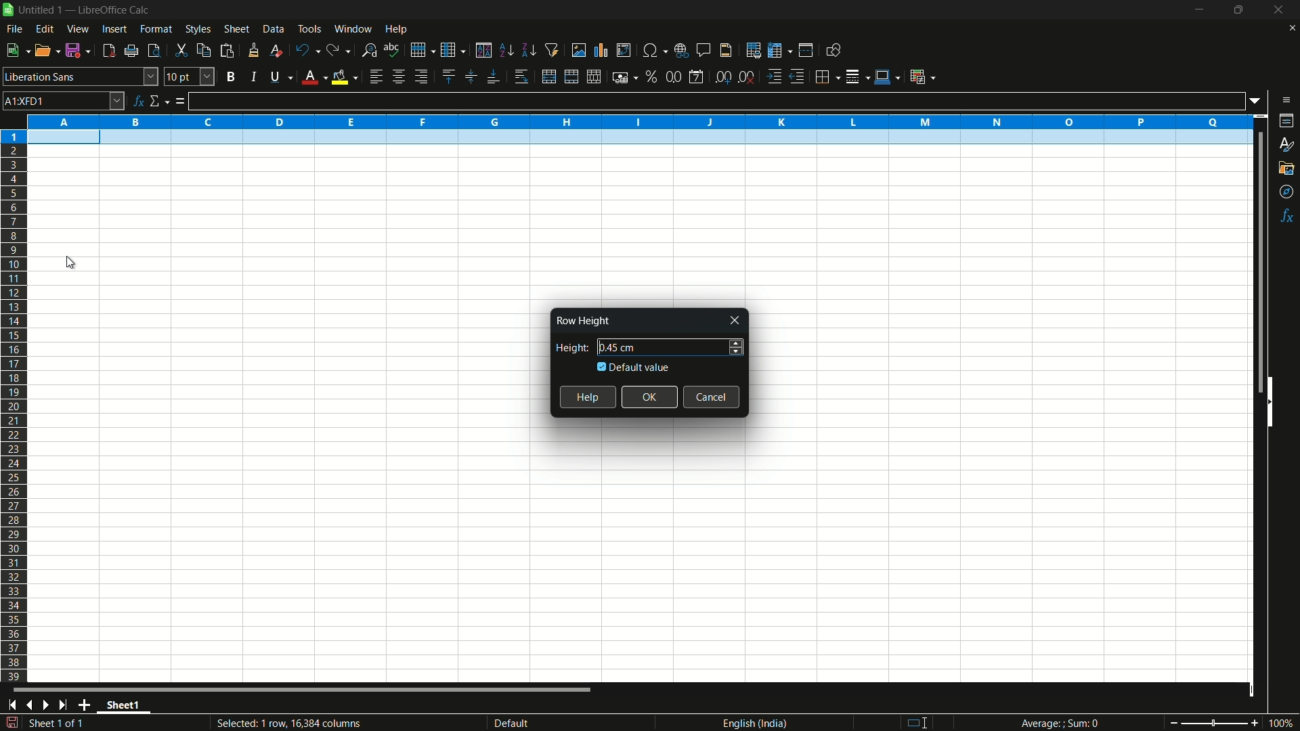 The height and width of the screenshot is (731, 1300). I want to click on | Untitled 1 — LibreOffice Calc, so click(82, 9).